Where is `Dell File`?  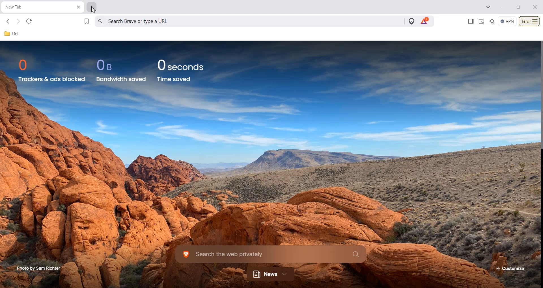
Dell File is located at coordinates (14, 34).